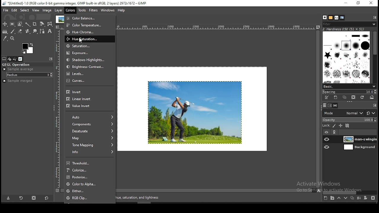 The height and width of the screenshot is (213, 379). I want to click on *[untitled]-1.0 (rgb color 8-bit gamma integer, Gimp built in sRGB, 2 layers) 2972x1672 - gimp, so click(75, 4).